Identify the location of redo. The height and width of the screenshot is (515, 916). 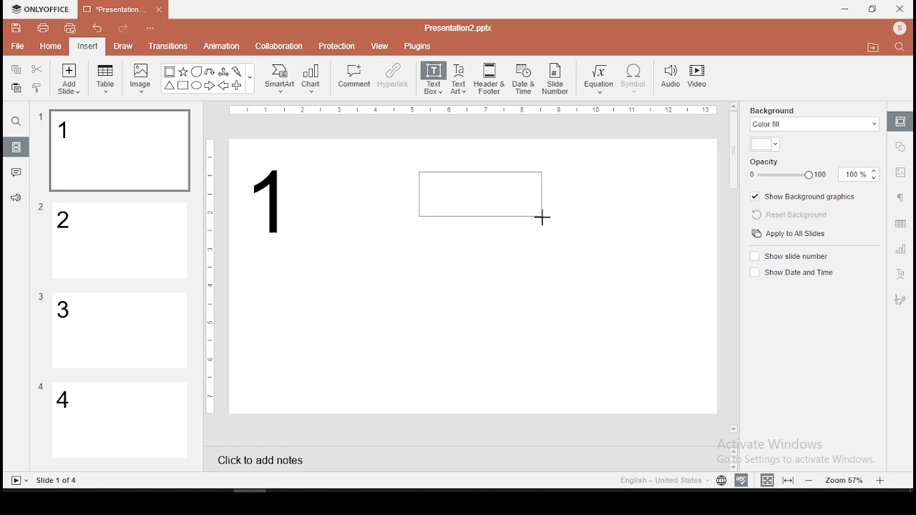
(123, 30).